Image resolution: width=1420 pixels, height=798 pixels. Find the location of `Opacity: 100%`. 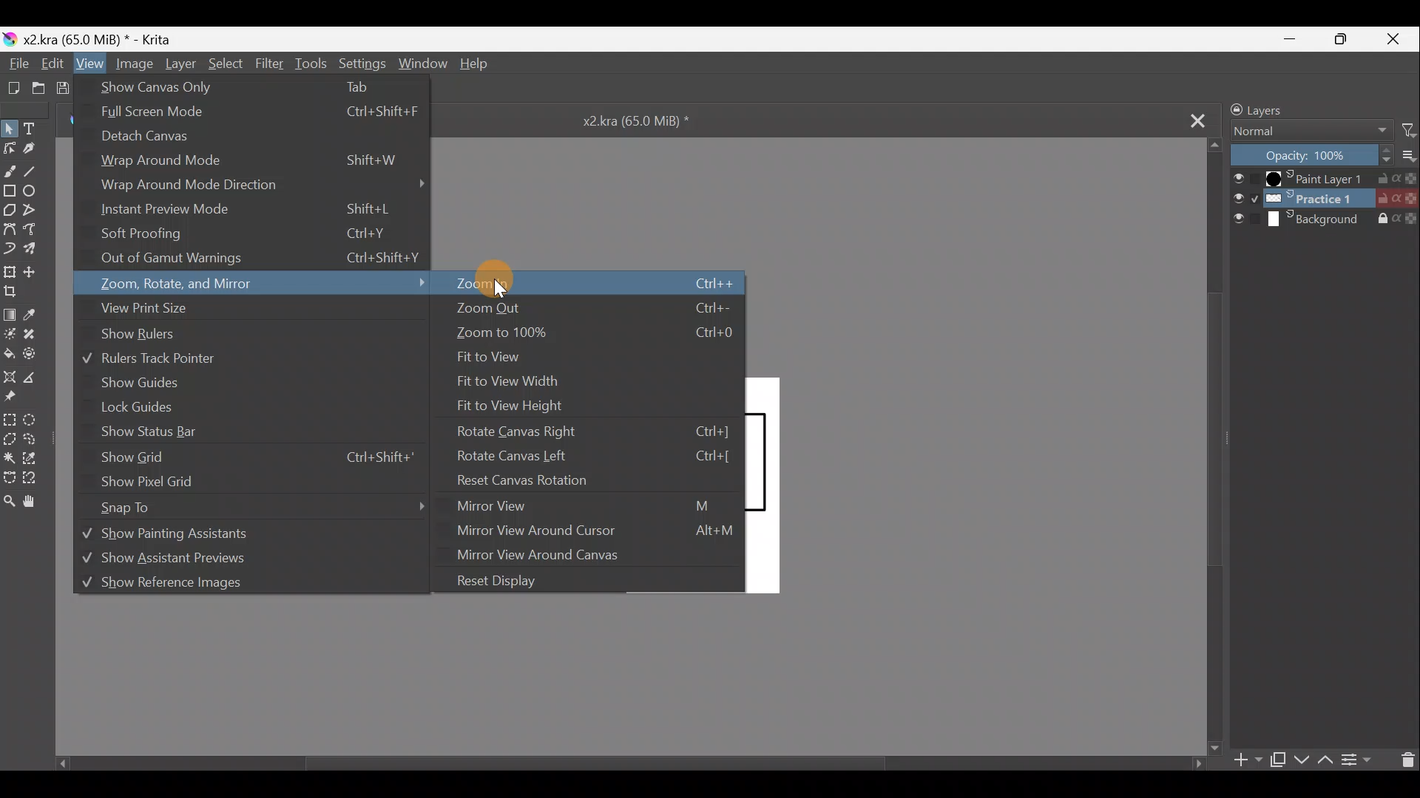

Opacity: 100% is located at coordinates (1310, 154).